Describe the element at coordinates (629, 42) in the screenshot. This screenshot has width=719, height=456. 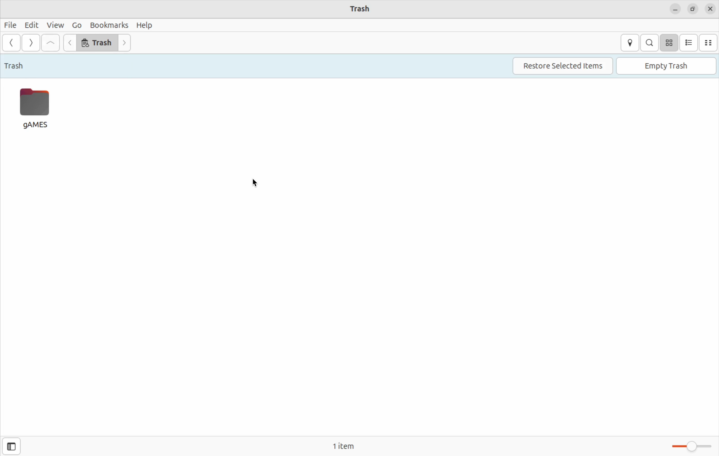
I see `location ` at that location.